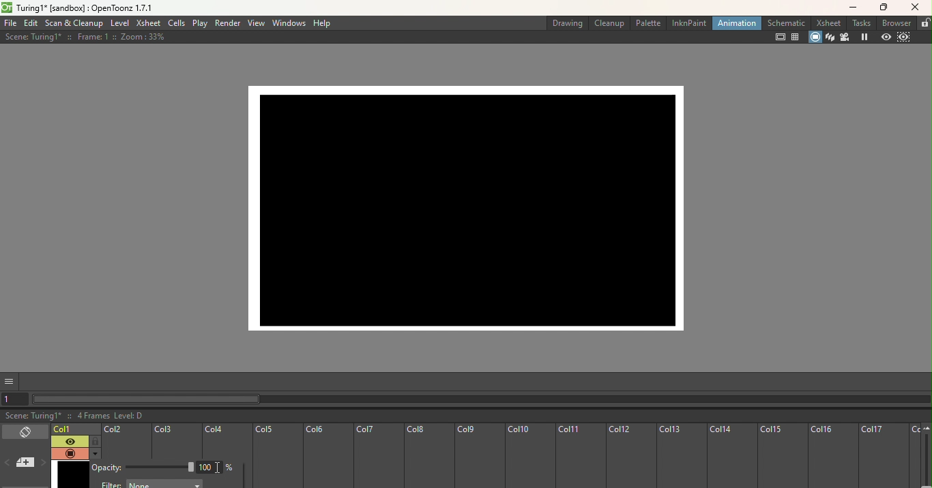  I want to click on Horizontal scroll bar, so click(482, 400).